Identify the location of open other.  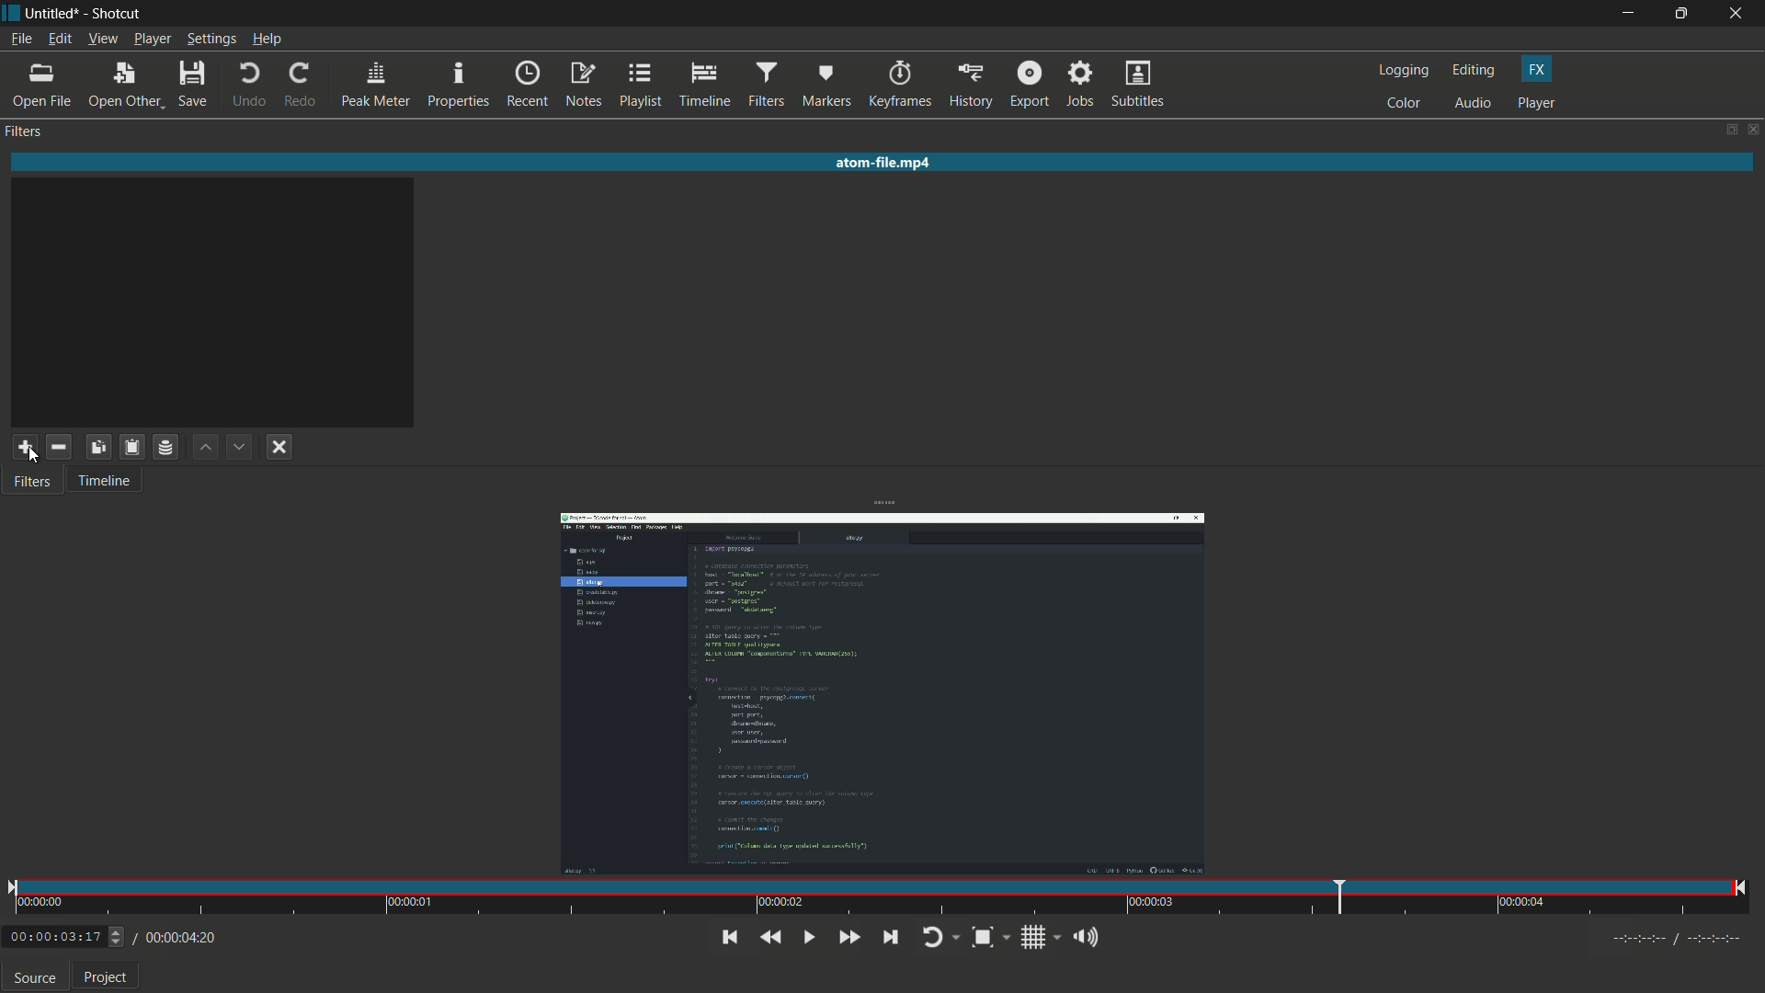
(123, 86).